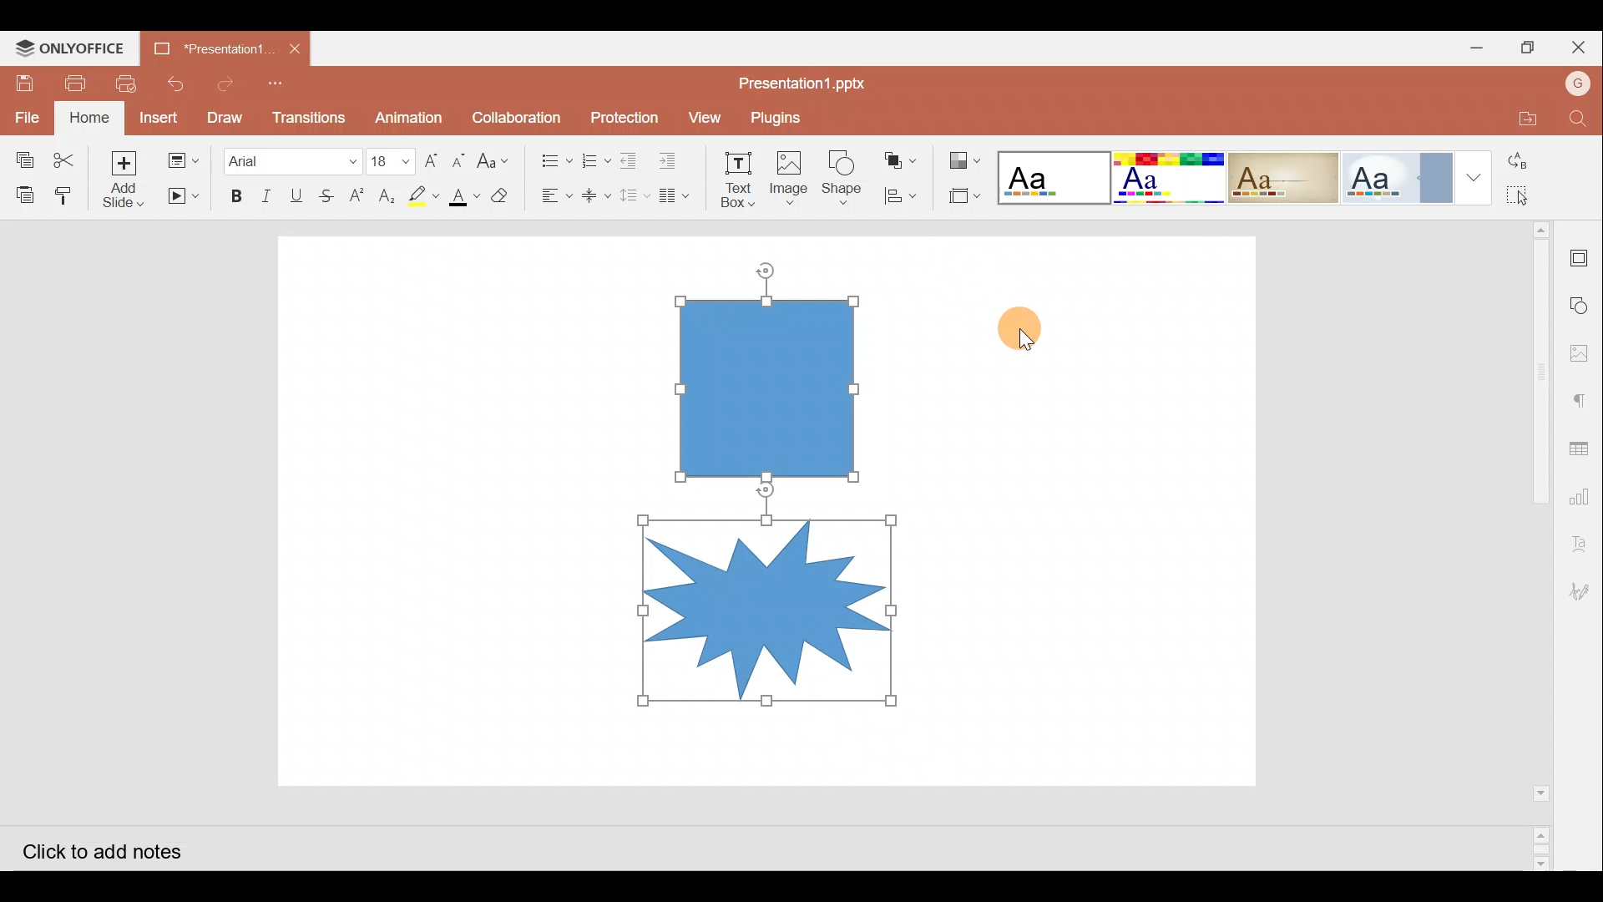  What do you see at coordinates (635, 196) in the screenshot?
I see `Line spacing` at bounding box center [635, 196].